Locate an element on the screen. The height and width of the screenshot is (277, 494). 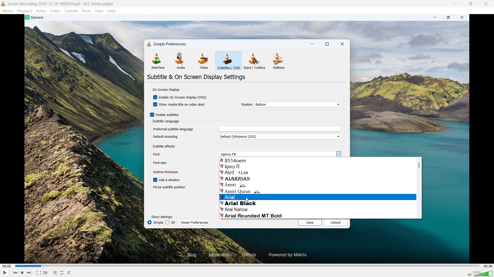
play is located at coordinates (5, 273).